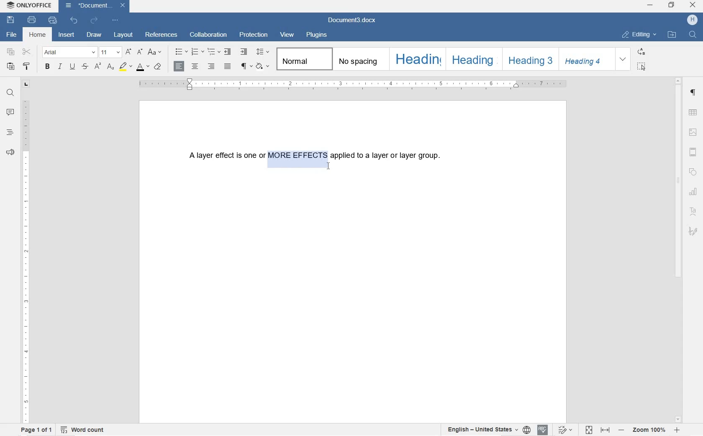 The height and width of the screenshot is (436, 703). Describe the element at coordinates (10, 133) in the screenshot. I see `HEADINGS` at that location.